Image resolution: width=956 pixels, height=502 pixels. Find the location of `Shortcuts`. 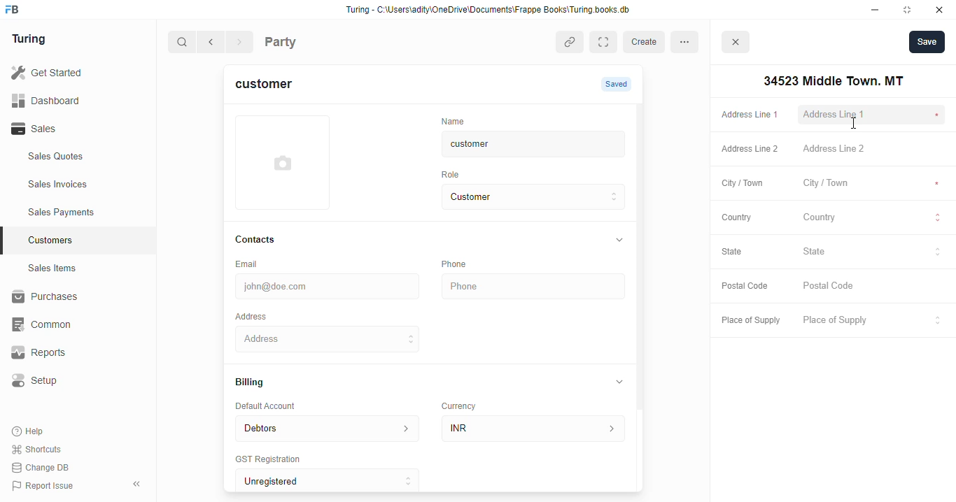

Shortcuts is located at coordinates (41, 450).